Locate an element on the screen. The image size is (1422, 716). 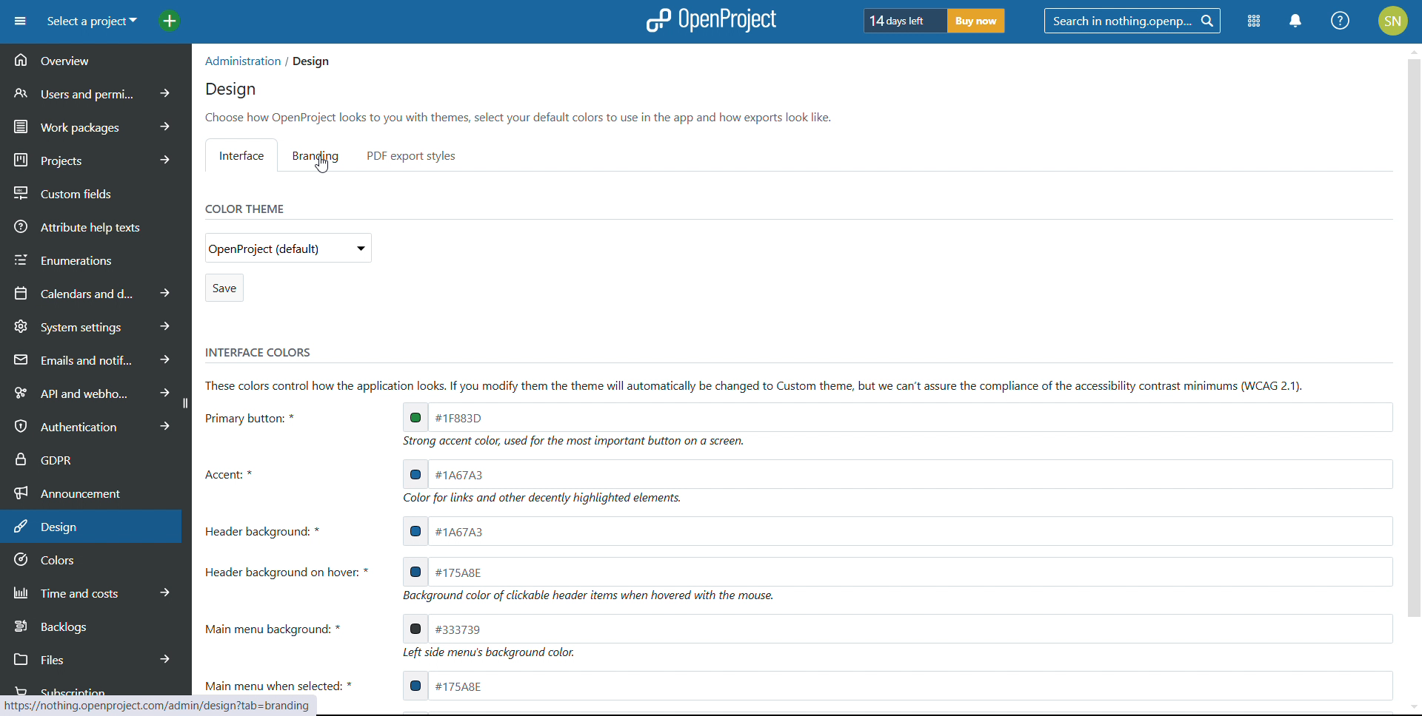
files is located at coordinates (93, 658).